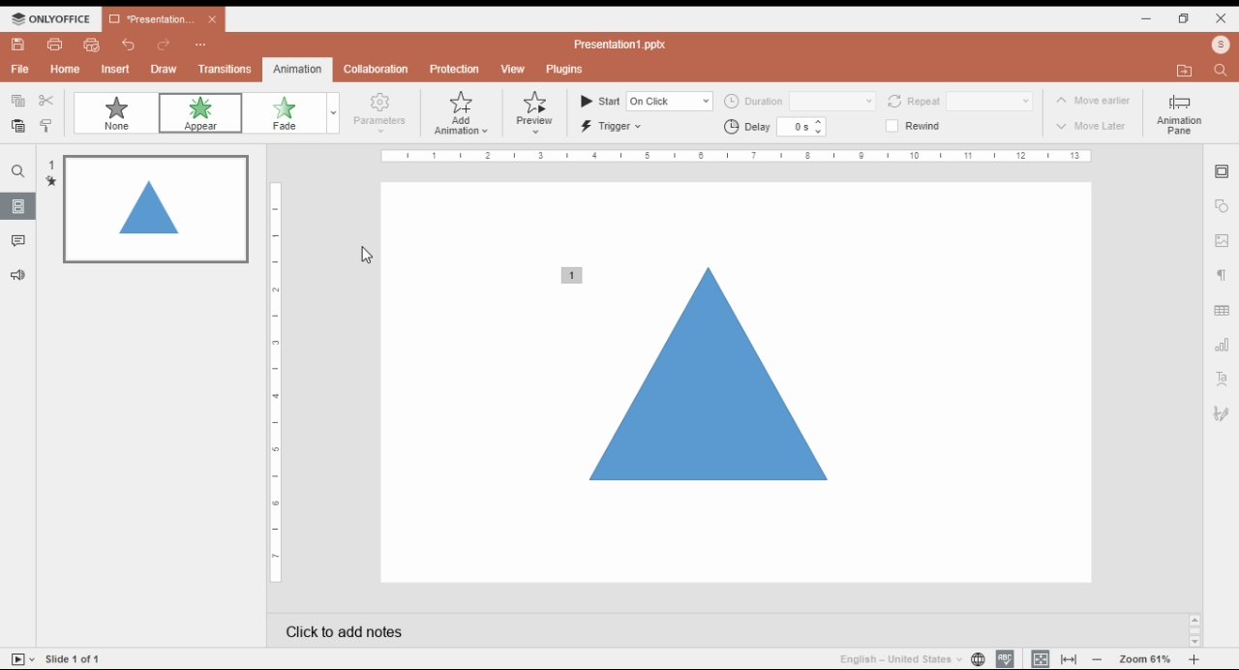  Describe the element at coordinates (377, 71) in the screenshot. I see `collaboration` at that location.